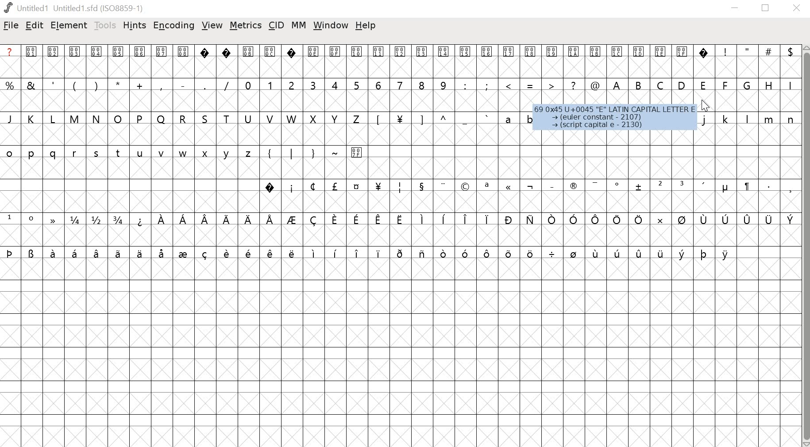  What do you see at coordinates (399, 203) in the screenshot?
I see `empty cells` at bounding box center [399, 203].